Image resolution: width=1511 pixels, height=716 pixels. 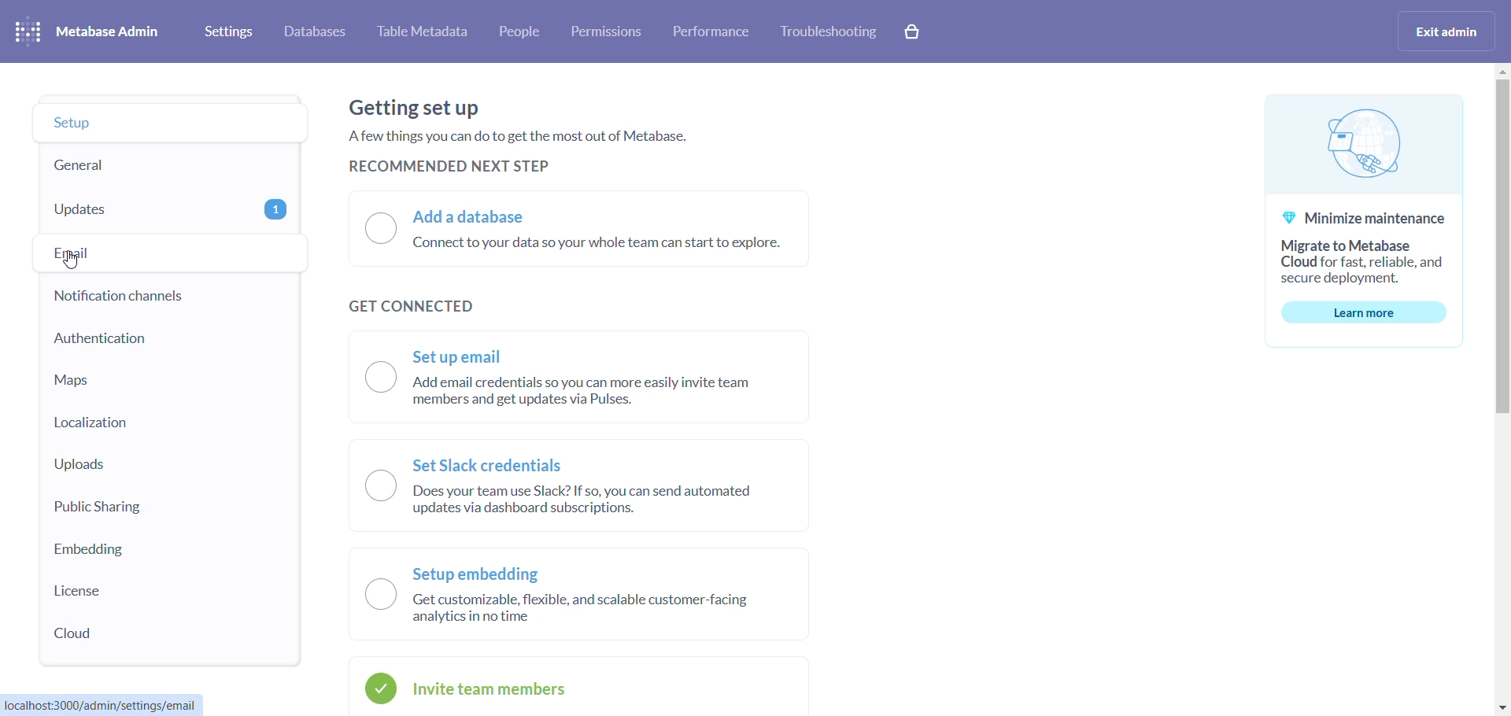 I want to click on exit admin, so click(x=1446, y=32).